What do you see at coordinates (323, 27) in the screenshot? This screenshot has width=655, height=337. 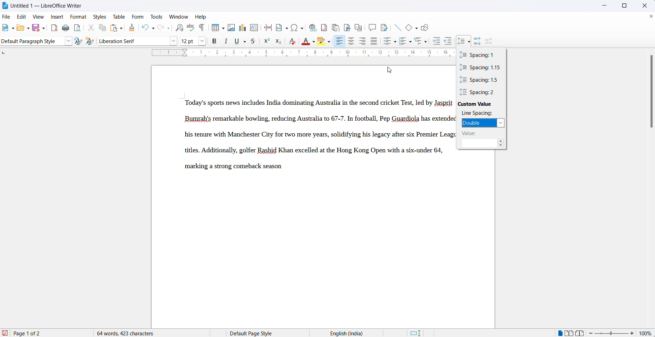 I see `insert footnote` at bounding box center [323, 27].